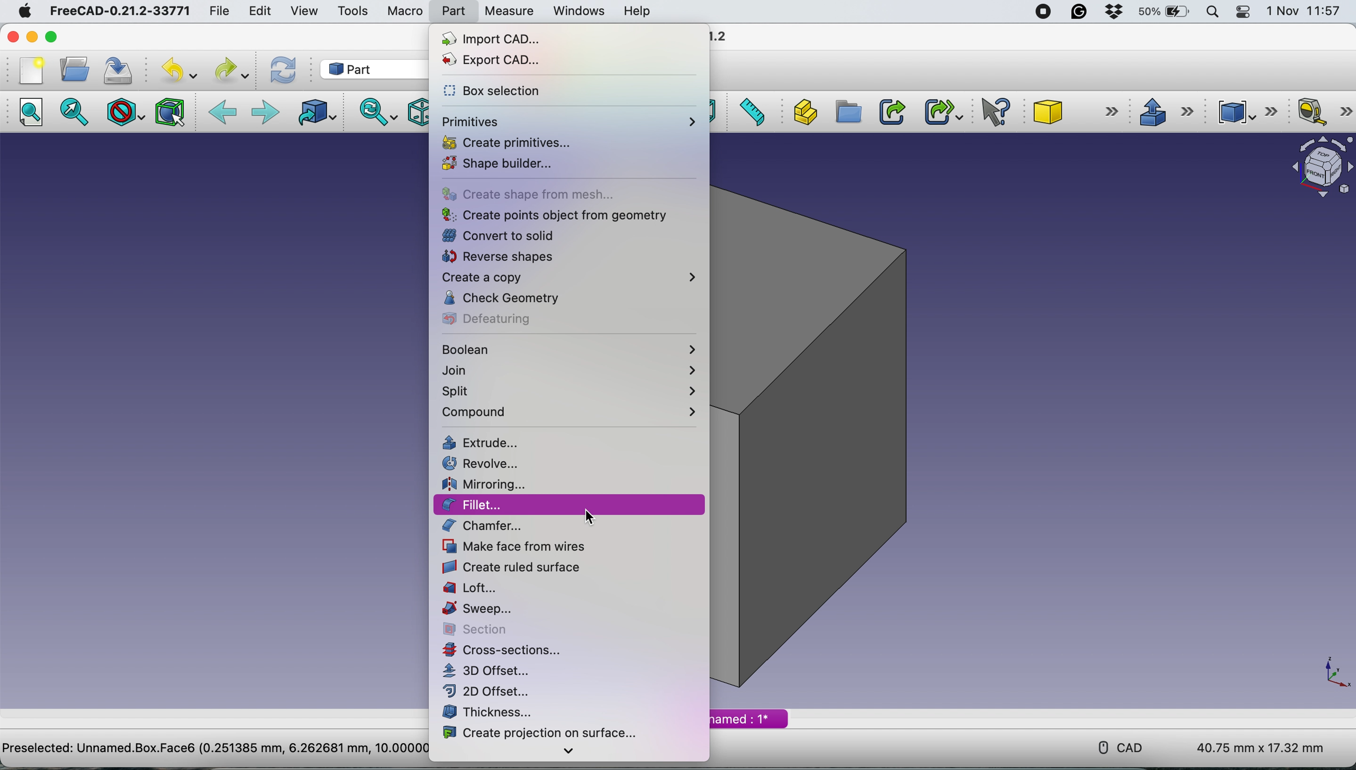  What do you see at coordinates (265, 114) in the screenshot?
I see `forward` at bounding box center [265, 114].